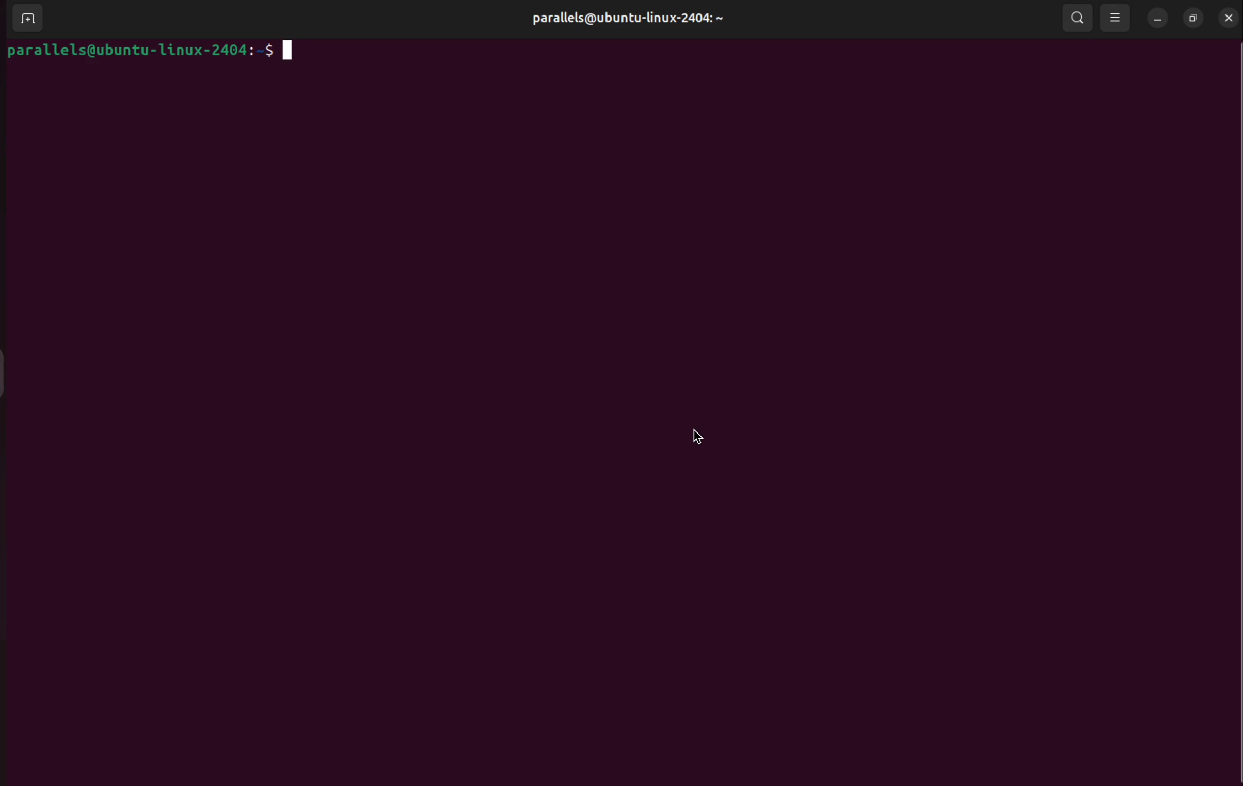 Image resolution: width=1243 pixels, height=786 pixels. Describe the element at coordinates (1076, 17) in the screenshot. I see `search bars` at that location.